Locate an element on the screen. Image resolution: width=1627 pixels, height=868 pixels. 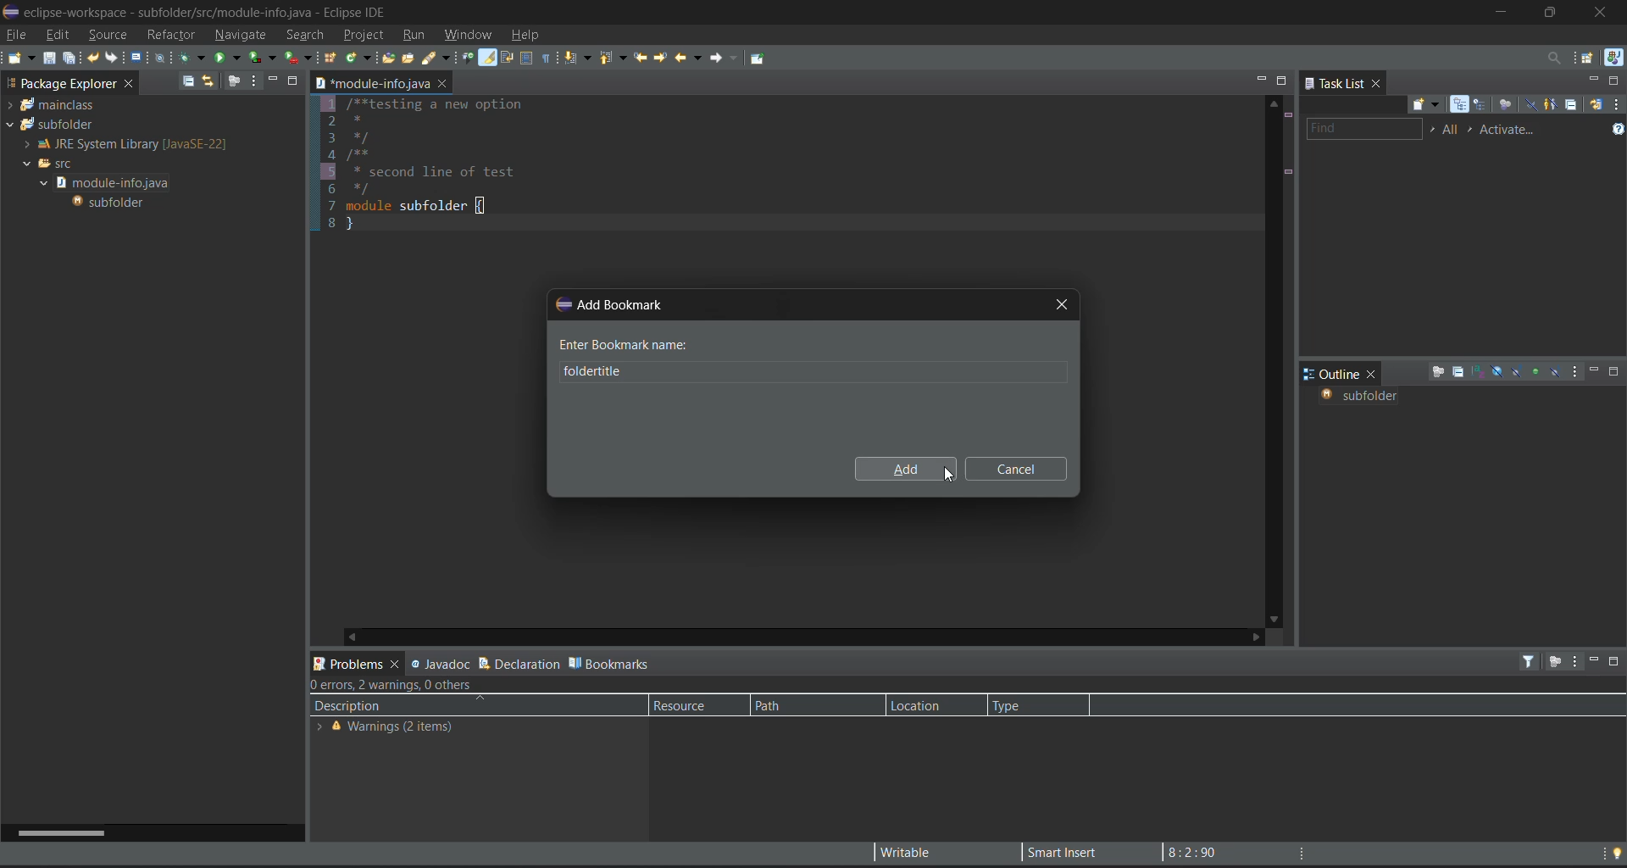
find is located at coordinates (1367, 128).